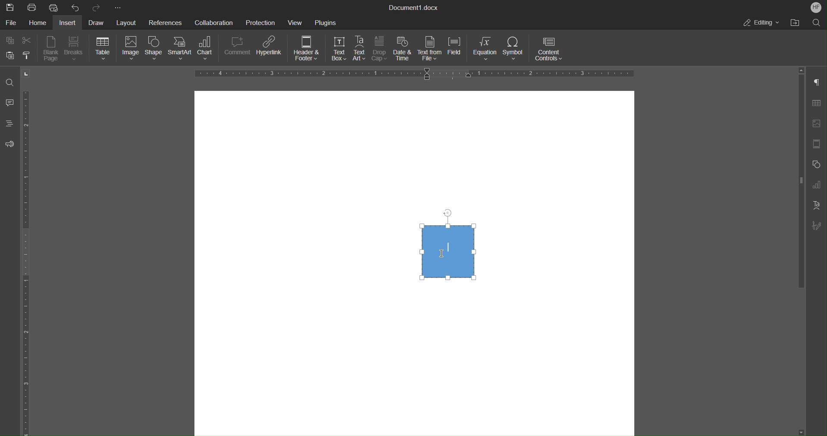 The width and height of the screenshot is (827, 436). Describe the element at coordinates (52, 50) in the screenshot. I see `Blank Page` at that location.